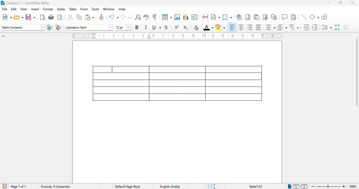  Describe the element at coordinates (166, 28) in the screenshot. I see `strikethrough` at that location.